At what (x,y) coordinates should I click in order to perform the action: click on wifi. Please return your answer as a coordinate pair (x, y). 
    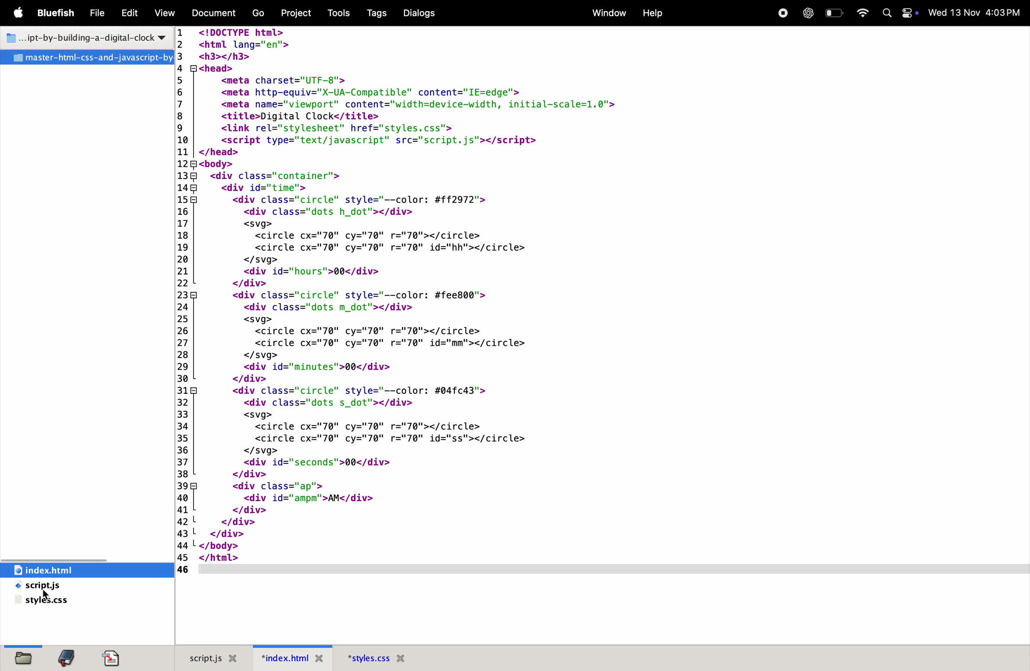
    Looking at the image, I should click on (862, 13).